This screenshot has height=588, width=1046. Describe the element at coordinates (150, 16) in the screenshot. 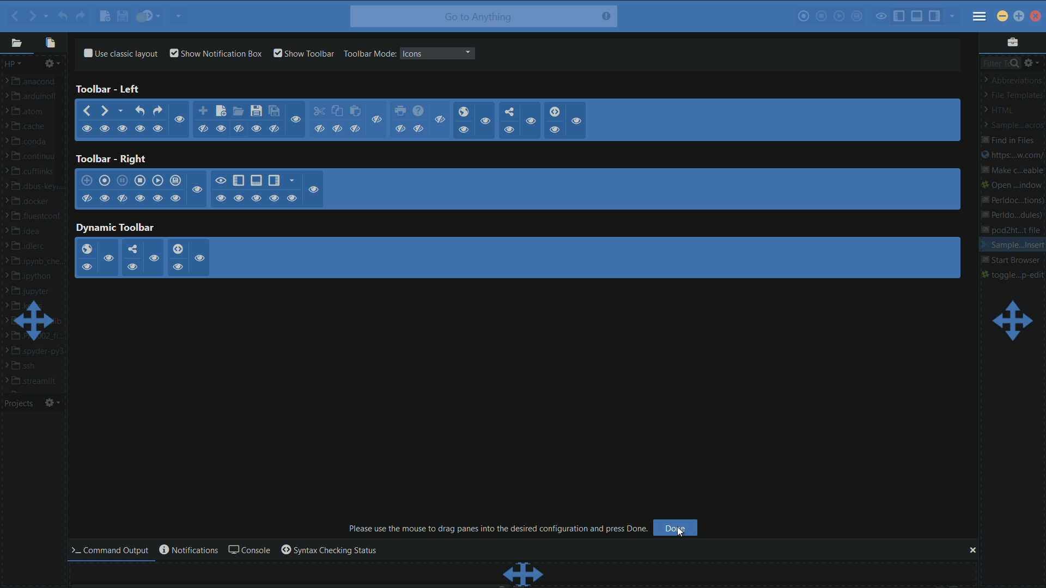

I see `jump to next syntax checking result` at that location.